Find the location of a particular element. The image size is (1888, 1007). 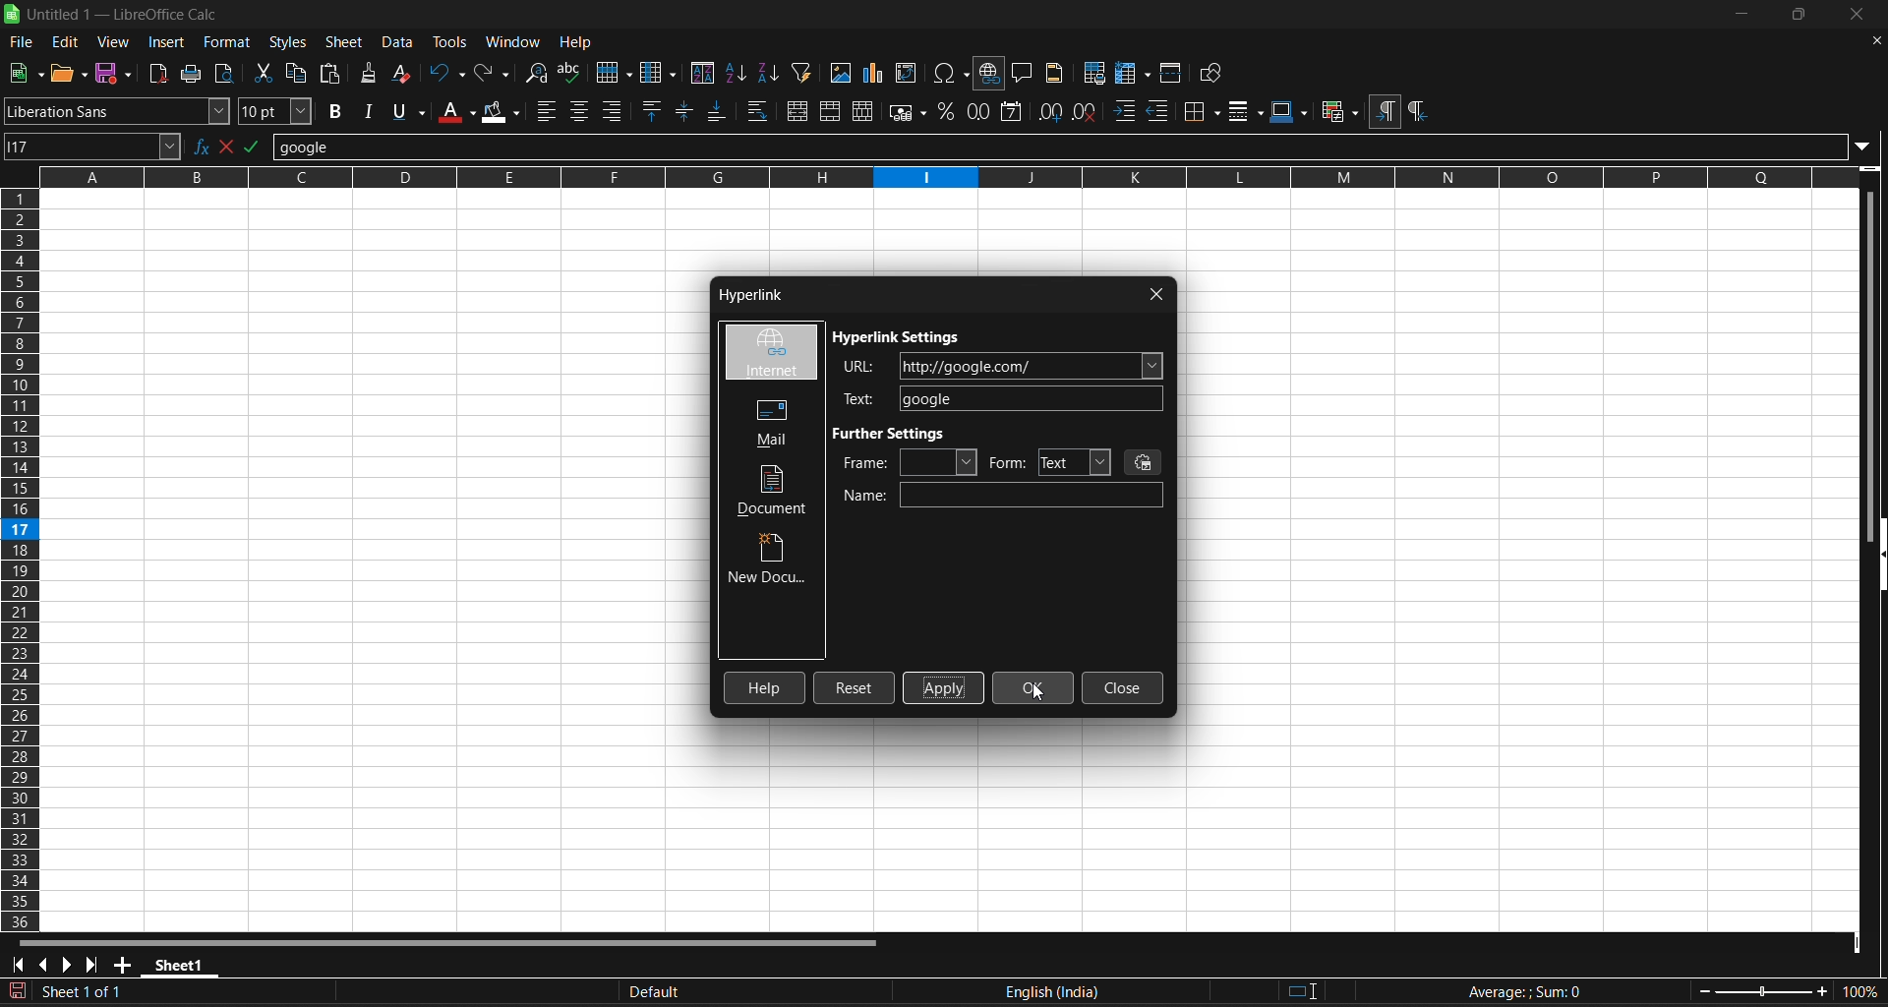

events is located at coordinates (1145, 461).